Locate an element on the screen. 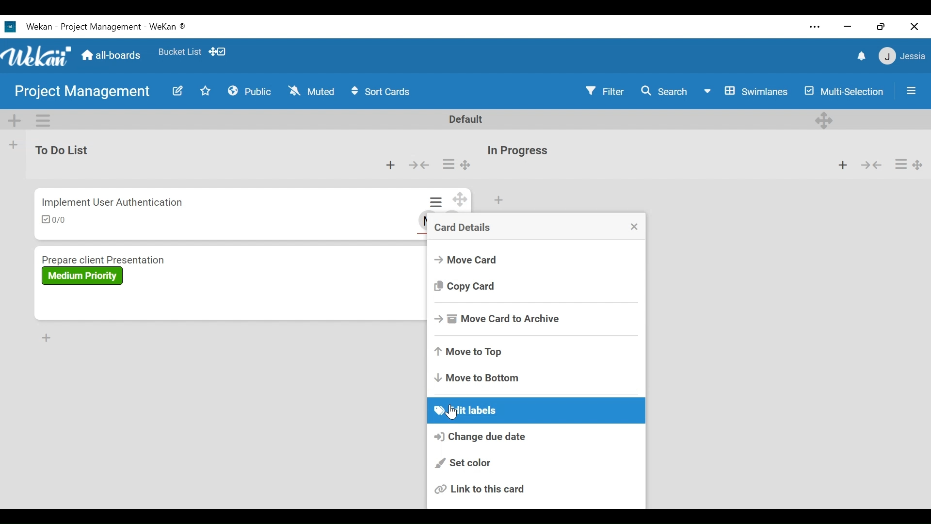 The image size is (931, 524). Desktop drag handles is located at coordinates (462, 199).